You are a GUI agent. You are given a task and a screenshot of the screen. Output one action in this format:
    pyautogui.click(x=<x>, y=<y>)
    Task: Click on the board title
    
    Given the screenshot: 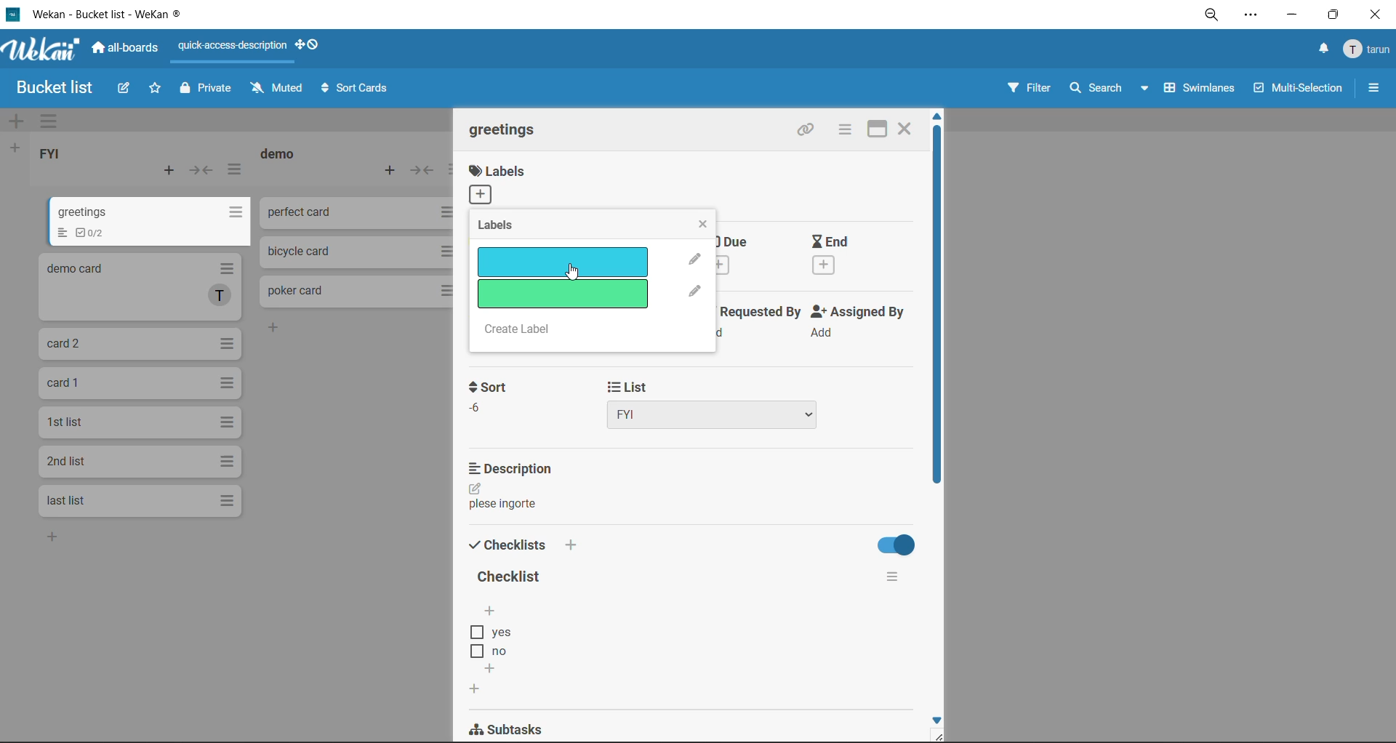 What is the action you would take?
    pyautogui.click(x=47, y=88)
    